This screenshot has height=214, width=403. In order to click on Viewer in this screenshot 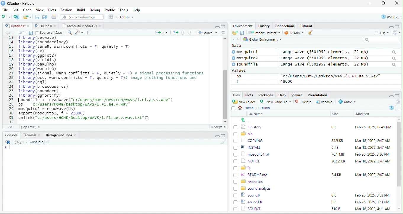, I will do `click(296, 95)`.